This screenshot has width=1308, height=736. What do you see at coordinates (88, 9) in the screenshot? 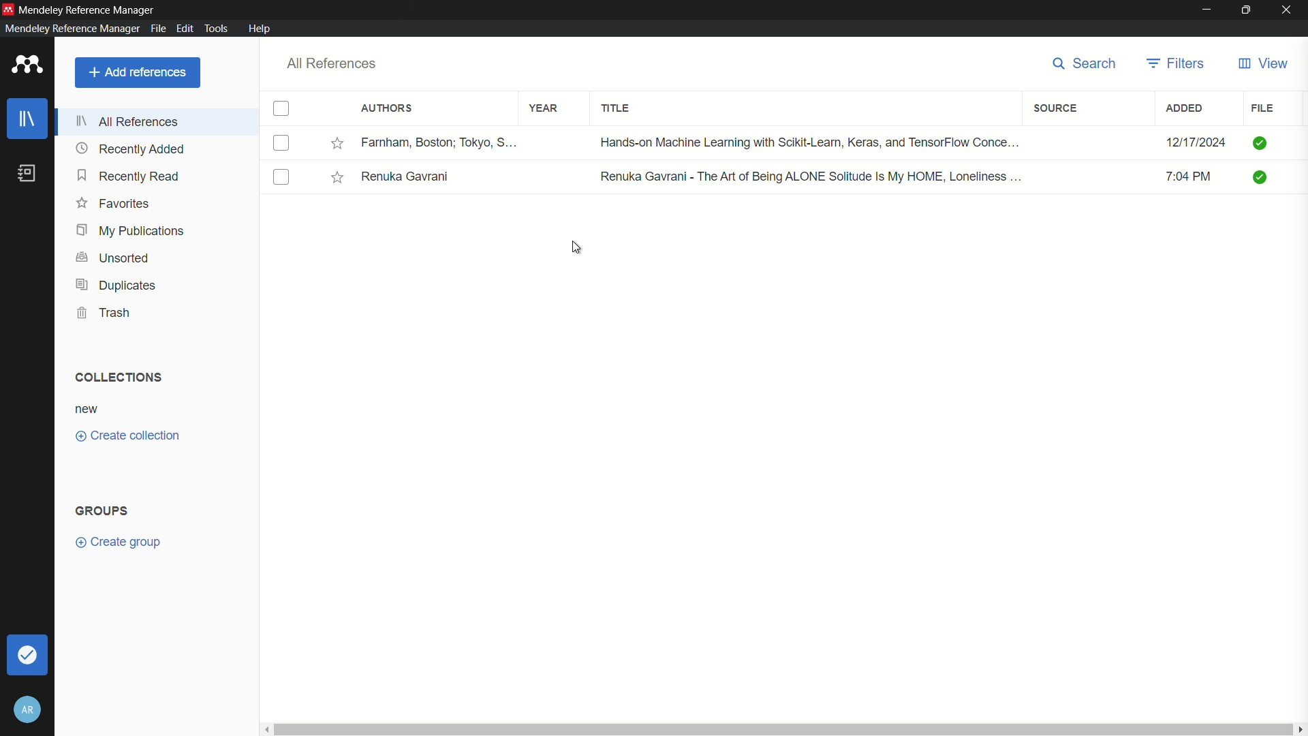
I see `app name` at bounding box center [88, 9].